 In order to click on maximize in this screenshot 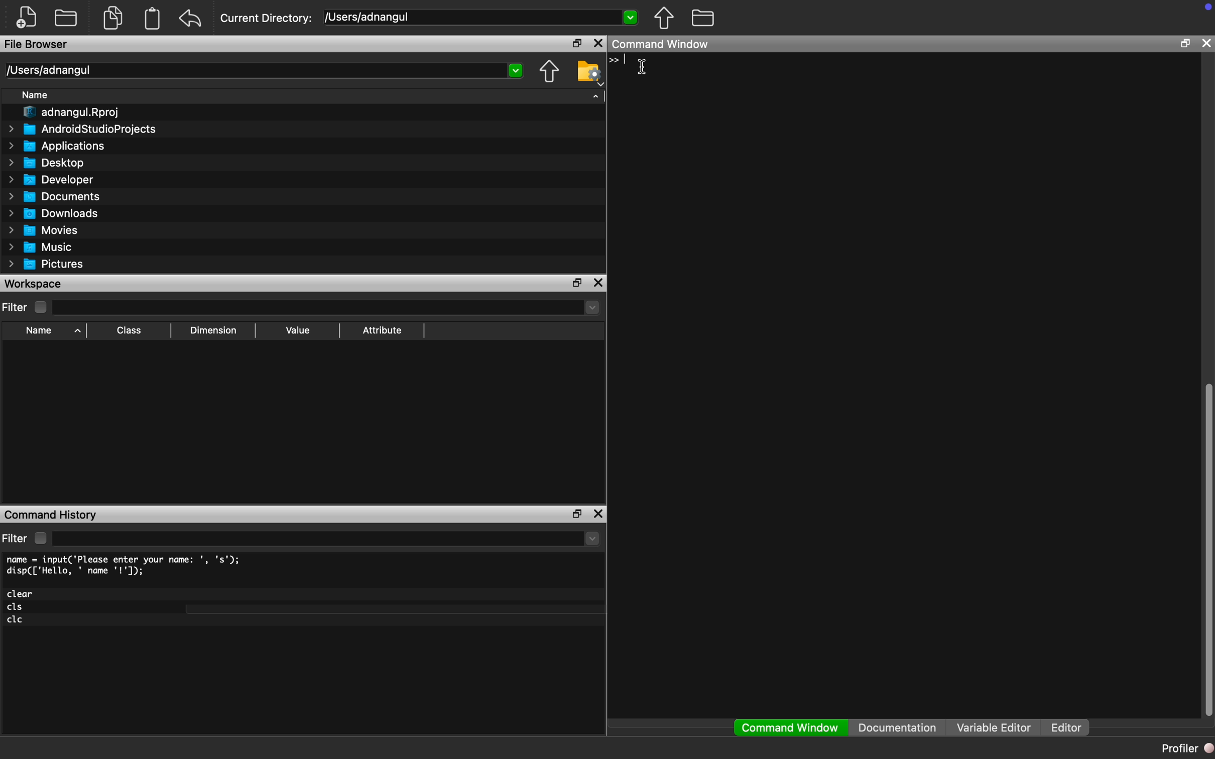, I will do `click(577, 282)`.